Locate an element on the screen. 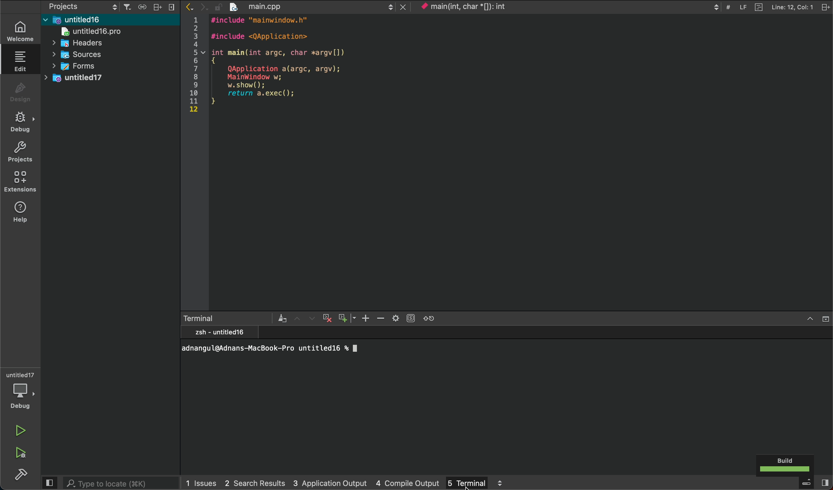  build success is located at coordinates (786, 466).